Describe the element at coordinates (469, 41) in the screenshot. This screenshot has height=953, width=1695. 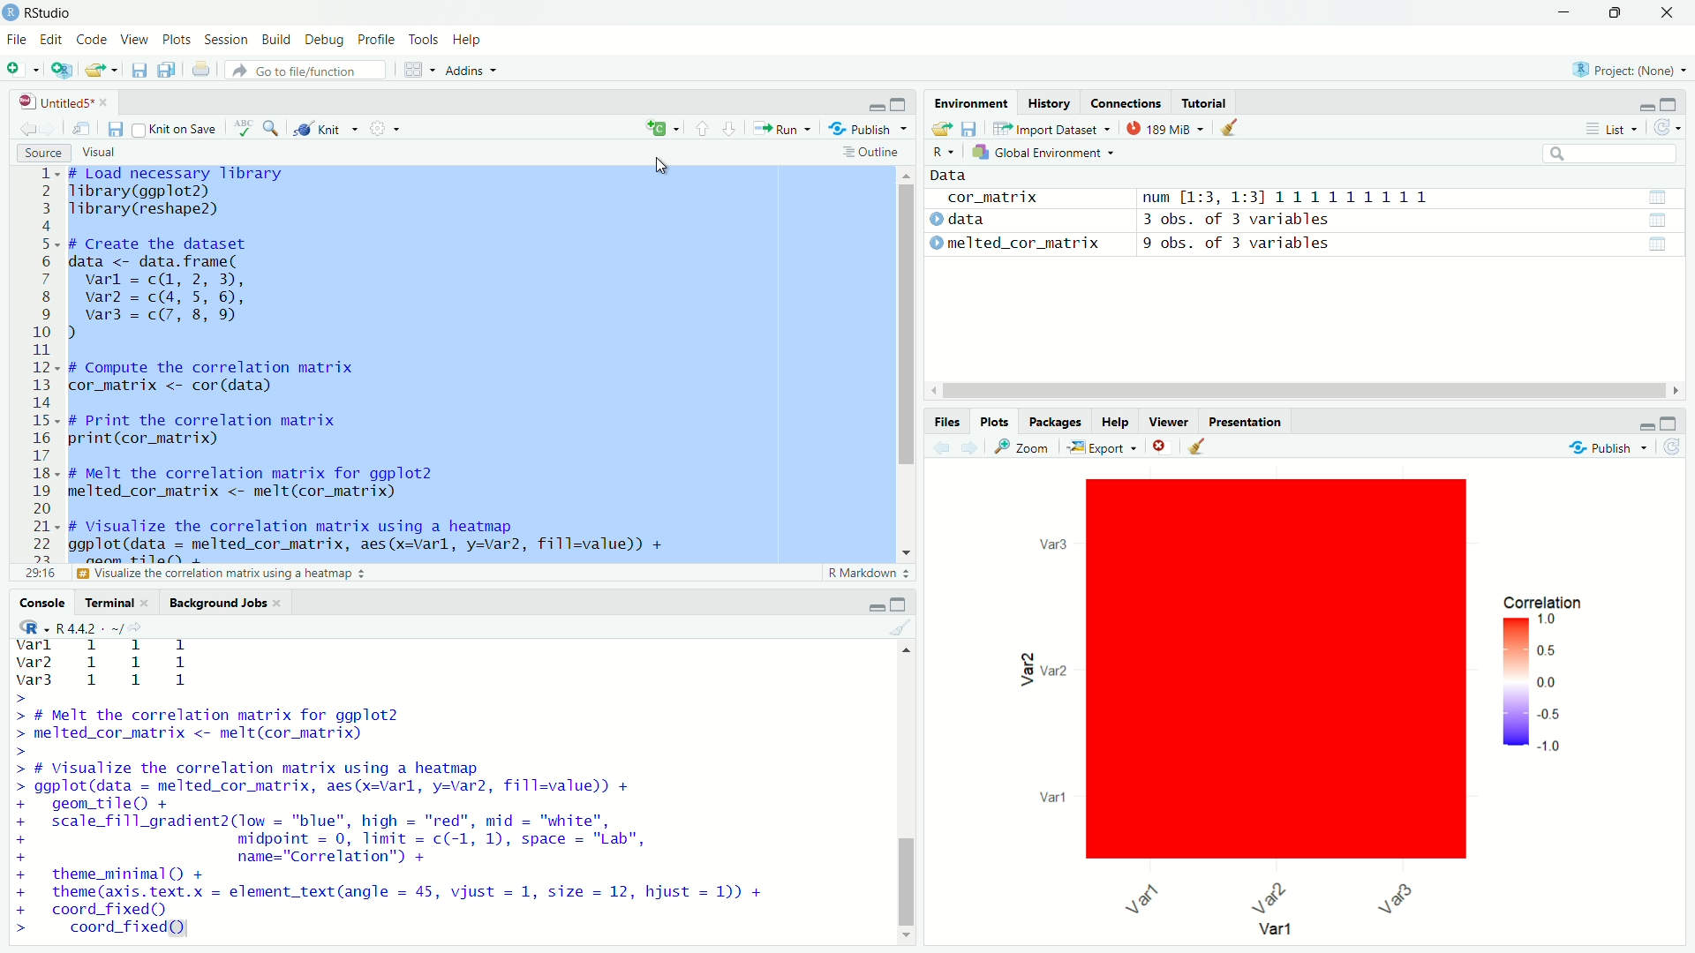
I see `help` at that location.